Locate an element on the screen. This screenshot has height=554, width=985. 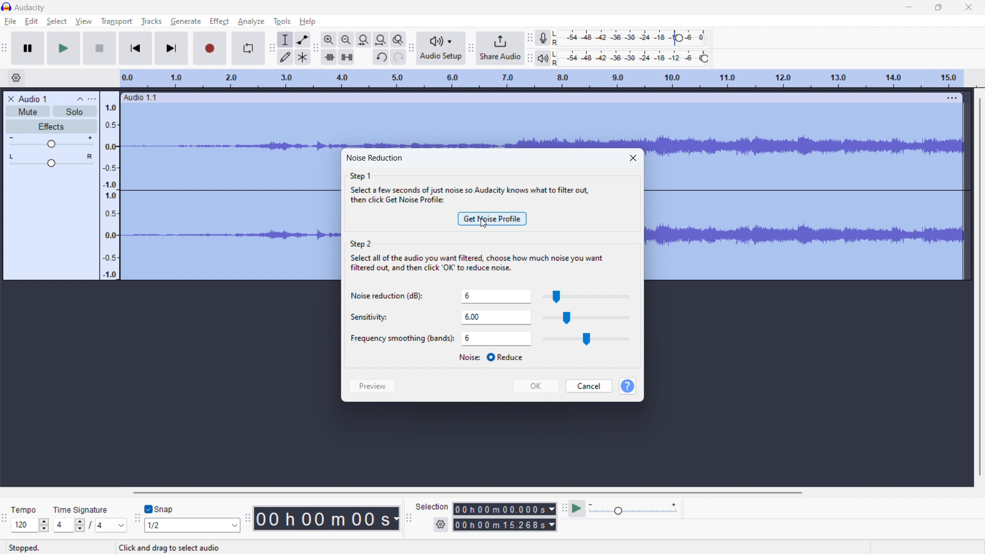
envelop tool is located at coordinates (302, 39).